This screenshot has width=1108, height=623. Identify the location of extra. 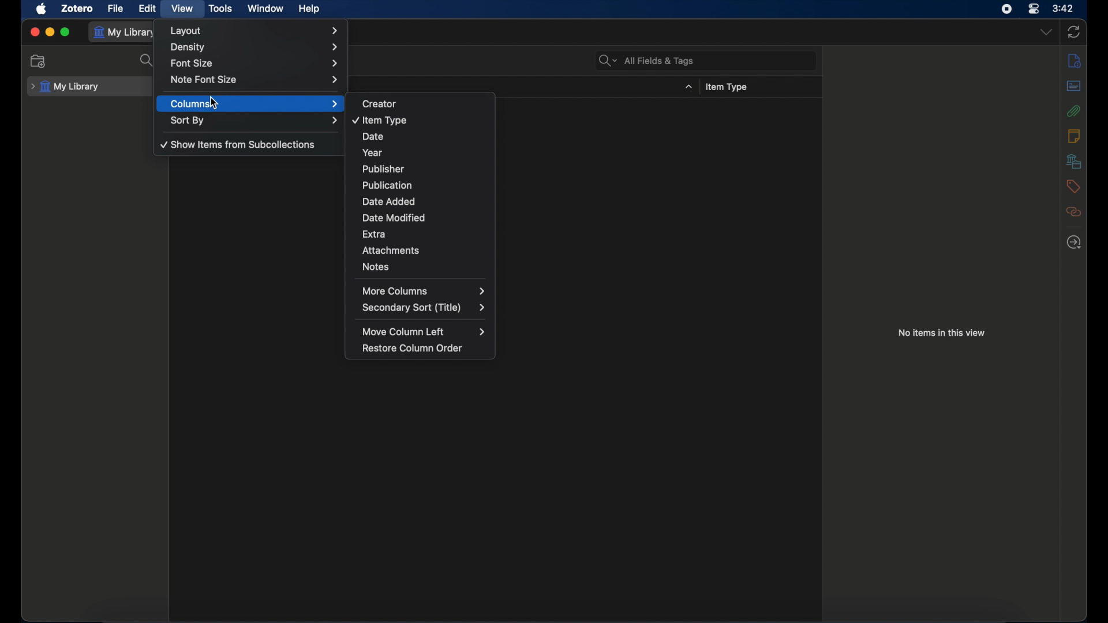
(425, 233).